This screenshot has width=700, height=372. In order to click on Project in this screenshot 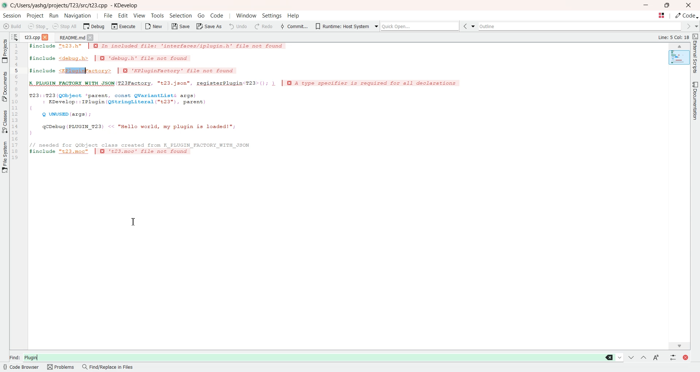, I will do `click(5, 51)`.